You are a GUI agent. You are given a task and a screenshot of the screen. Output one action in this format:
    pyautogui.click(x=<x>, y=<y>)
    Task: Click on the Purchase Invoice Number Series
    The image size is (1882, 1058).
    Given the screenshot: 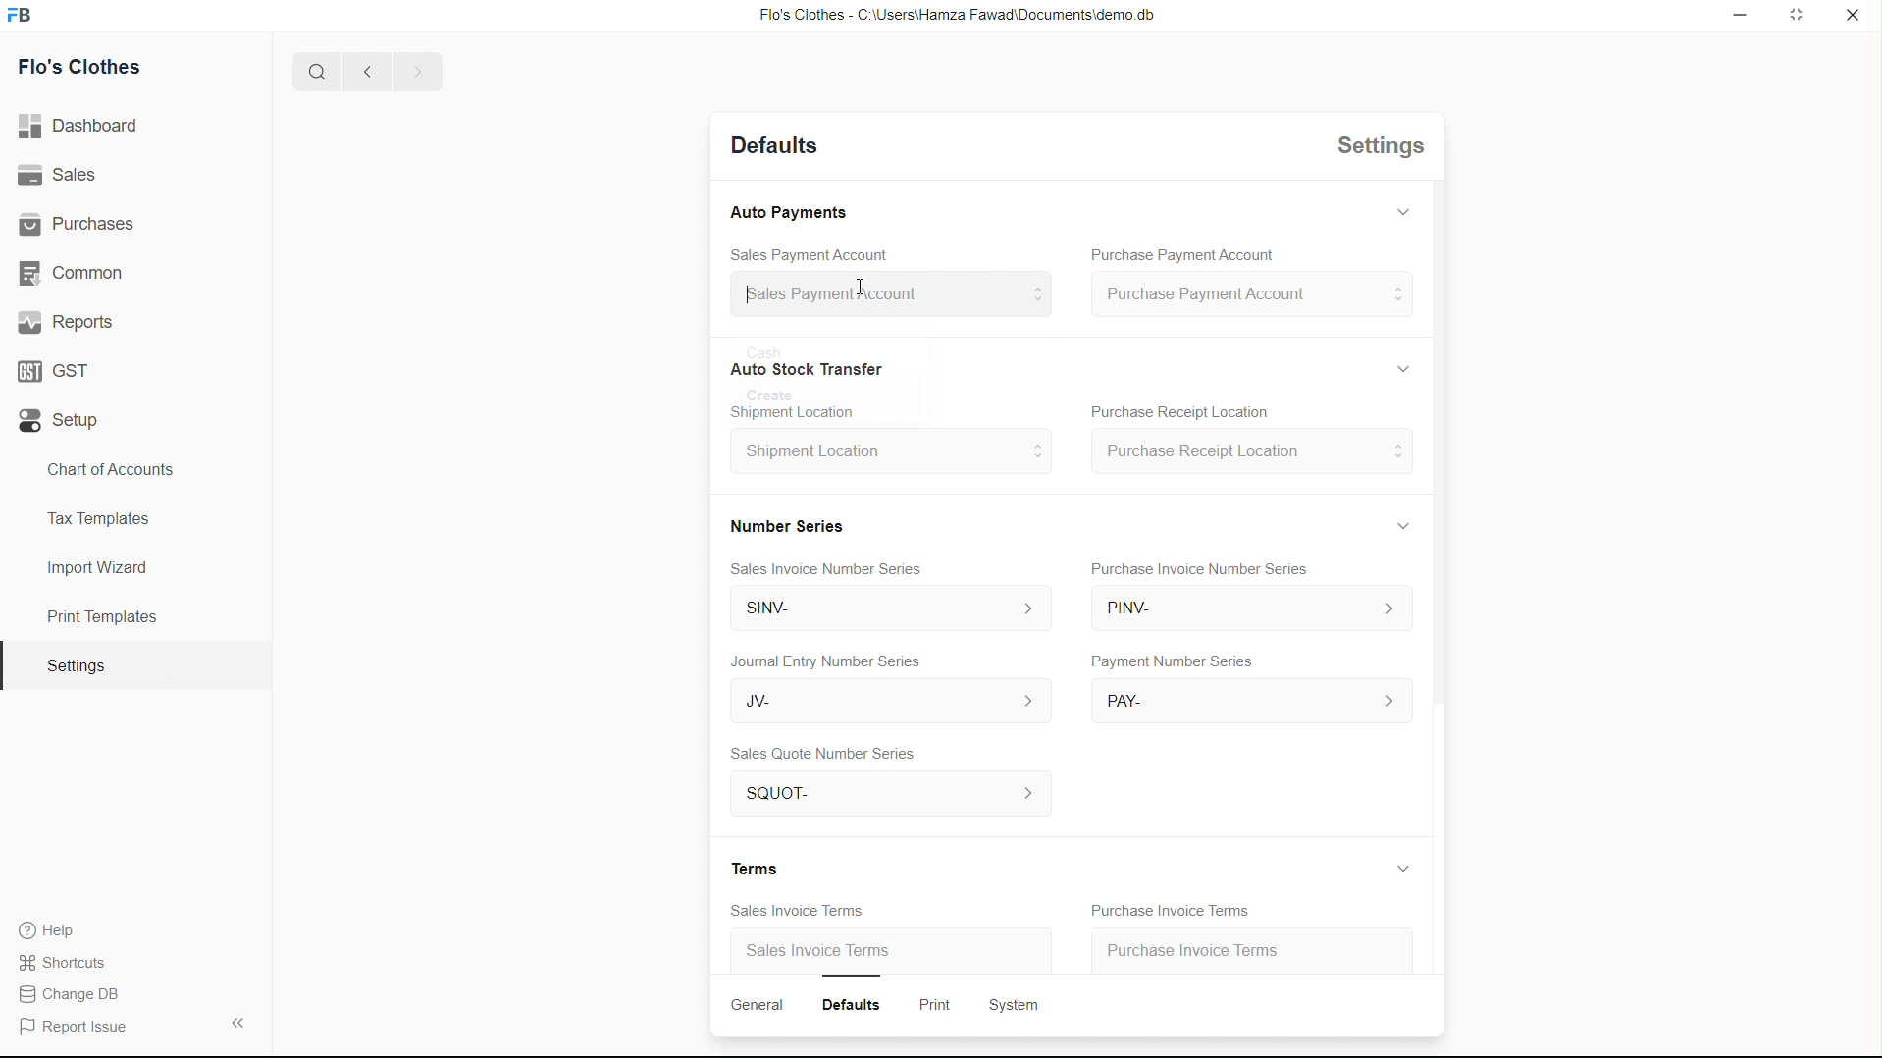 What is the action you would take?
    pyautogui.click(x=1197, y=568)
    